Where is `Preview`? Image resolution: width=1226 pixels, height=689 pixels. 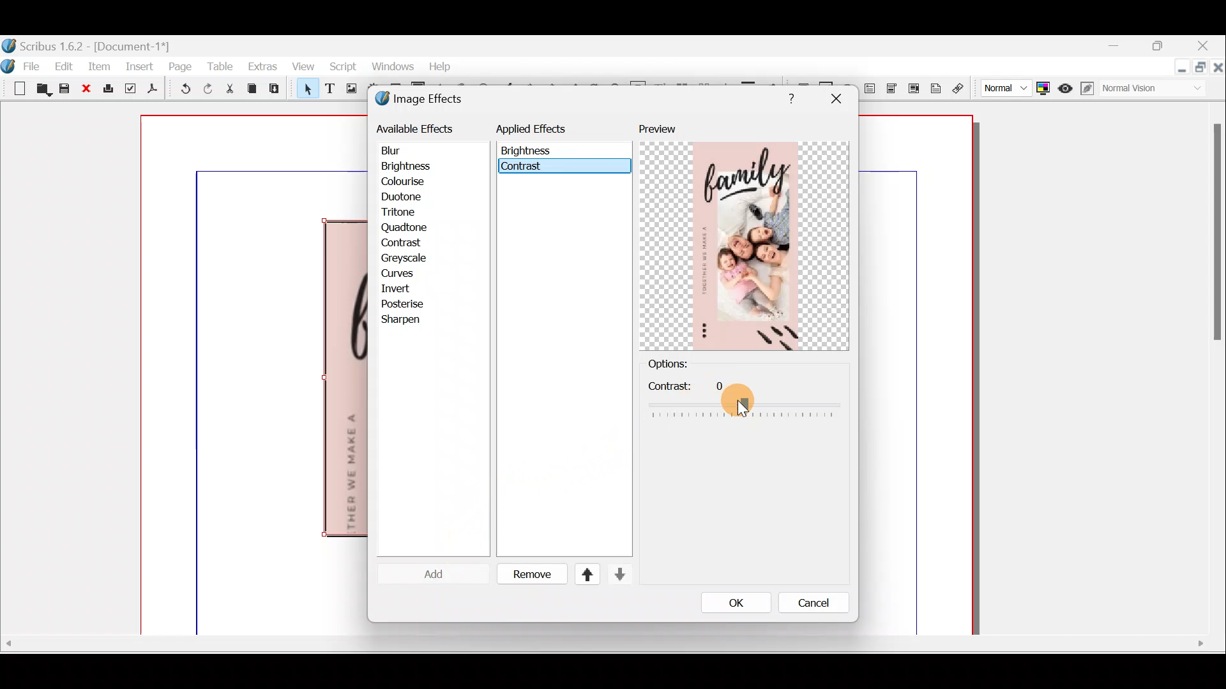
Preview is located at coordinates (744, 237).